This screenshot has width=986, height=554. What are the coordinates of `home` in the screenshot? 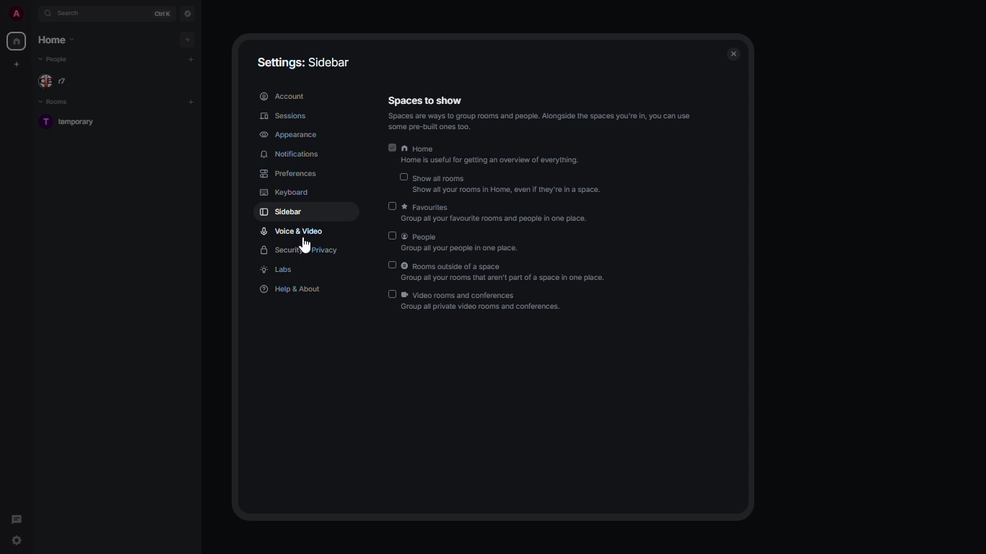 It's located at (56, 39).